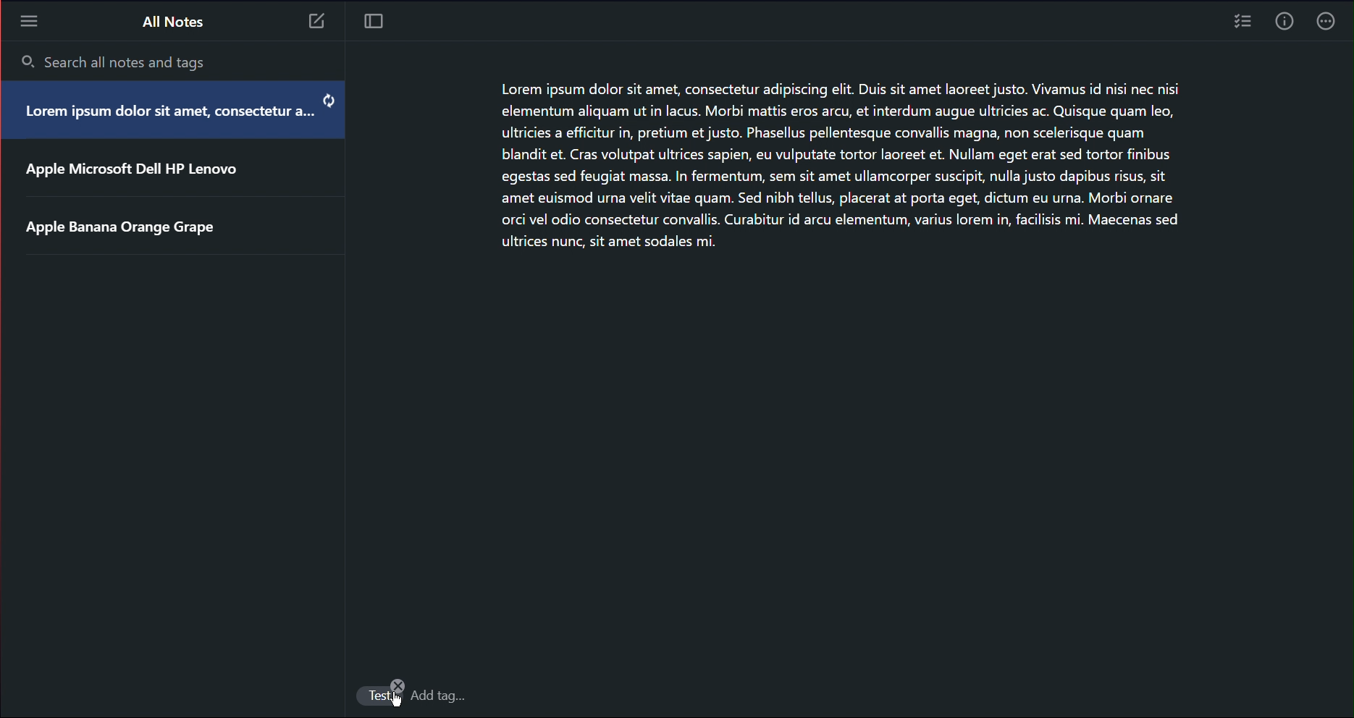  What do you see at coordinates (327, 101) in the screenshot?
I see `Syncing` at bounding box center [327, 101].